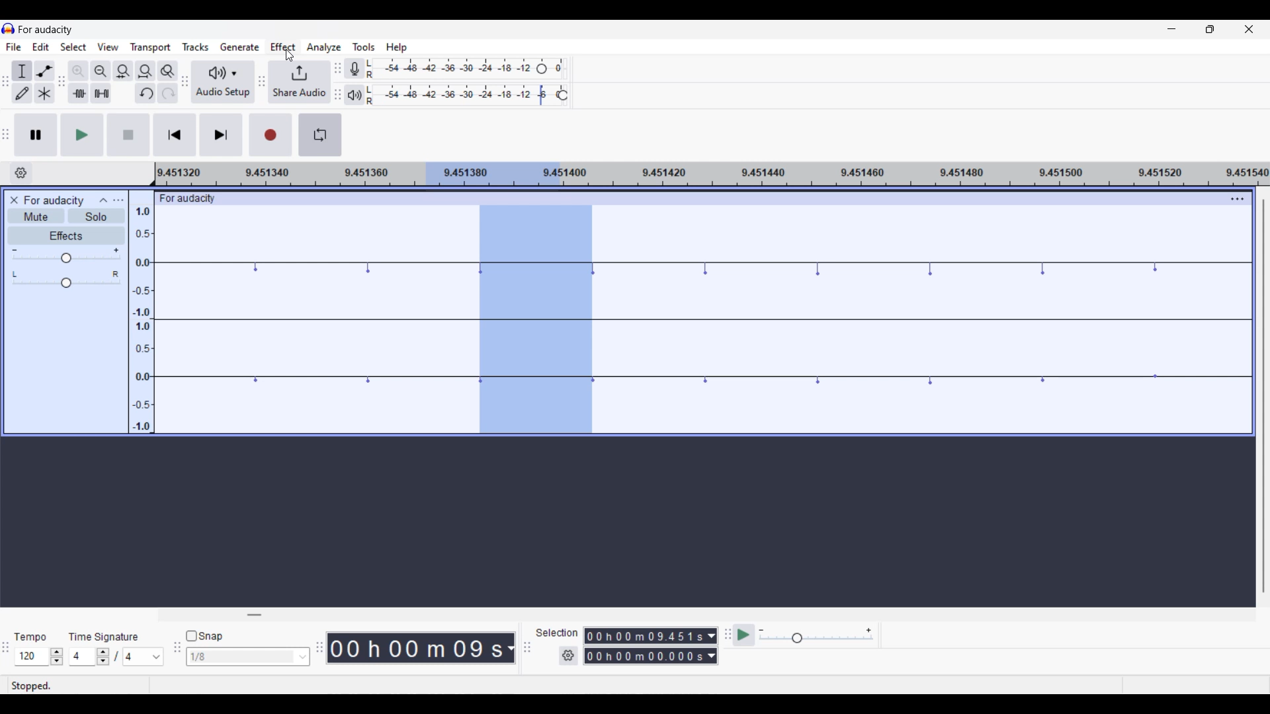 The image size is (1270, 714). I want to click on Audio setup, so click(224, 81).